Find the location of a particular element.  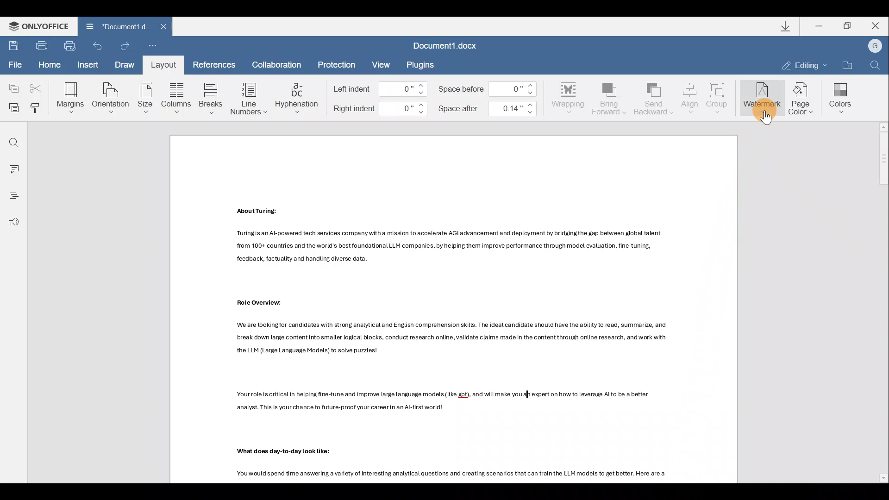

Group is located at coordinates (720, 96).